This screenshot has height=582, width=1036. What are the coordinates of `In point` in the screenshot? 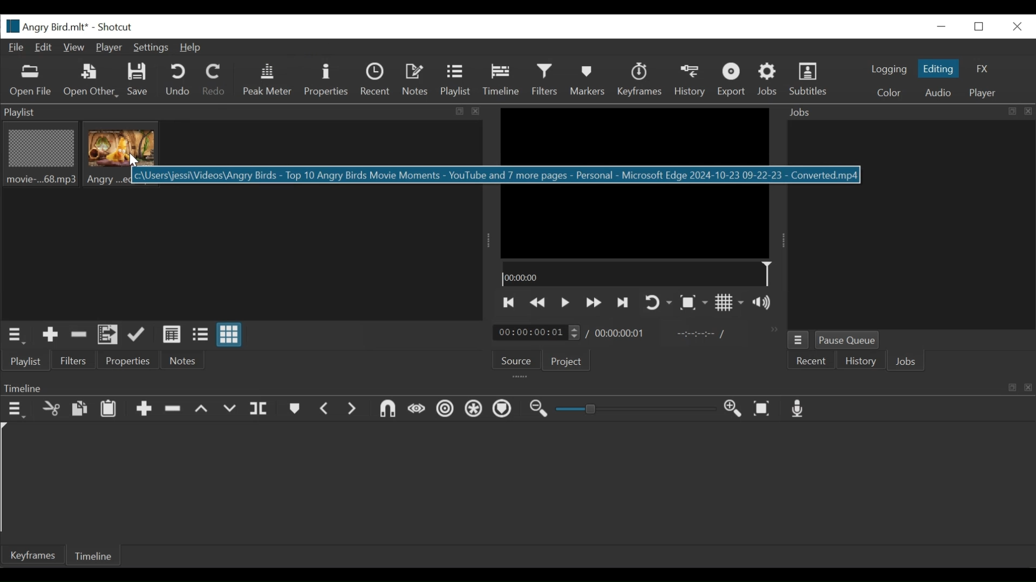 It's located at (701, 334).